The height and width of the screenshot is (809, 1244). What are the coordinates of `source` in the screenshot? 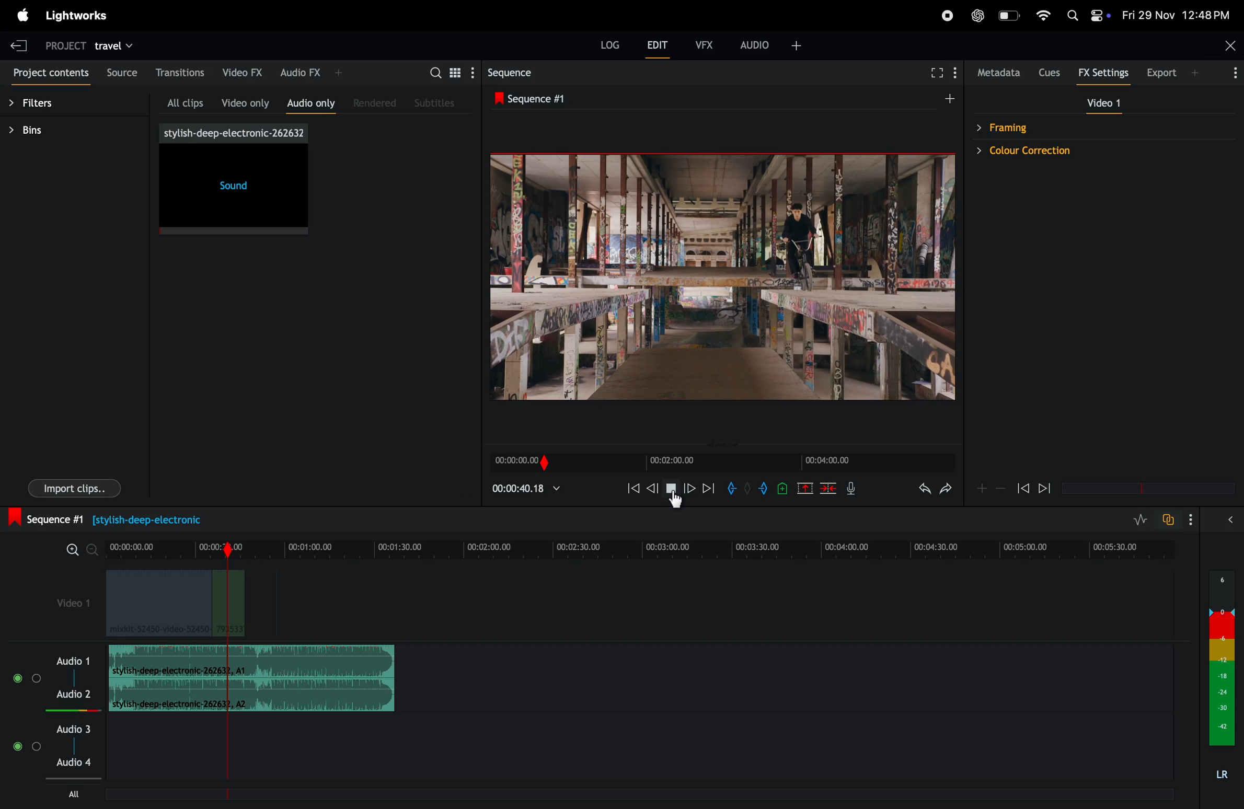 It's located at (121, 74).